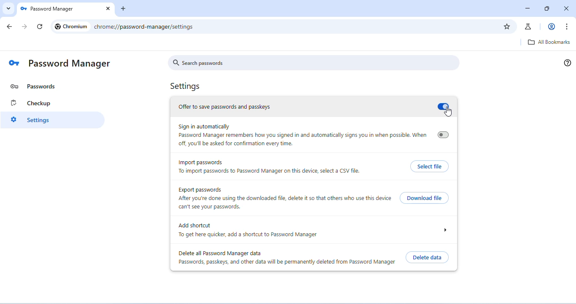  I want to click on close tab, so click(107, 8).